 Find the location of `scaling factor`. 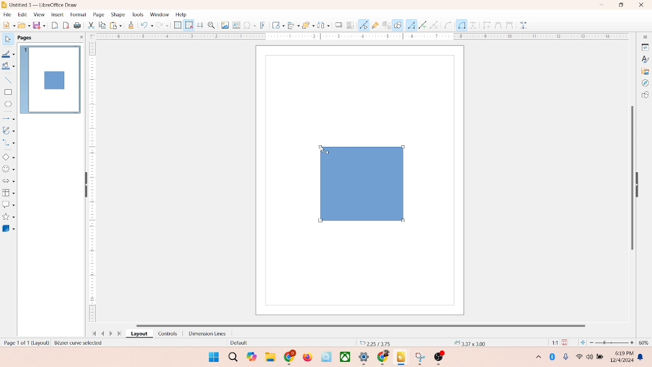

scaling factor is located at coordinates (552, 343).